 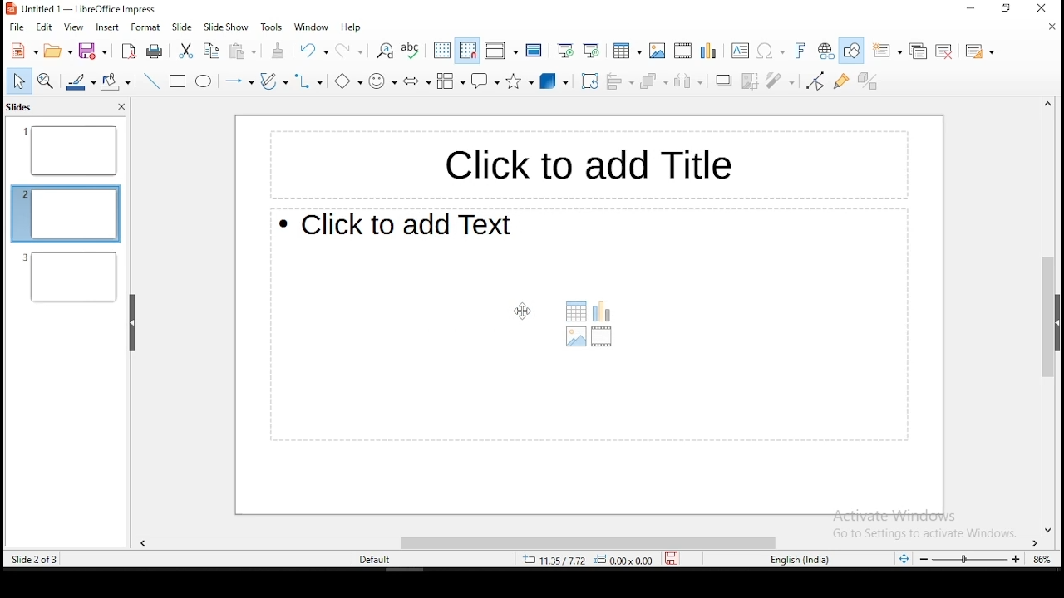 What do you see at coordinates (801, 50) in the screenshot?
I see `insert fontwork text` at bounding box center [801, 50].